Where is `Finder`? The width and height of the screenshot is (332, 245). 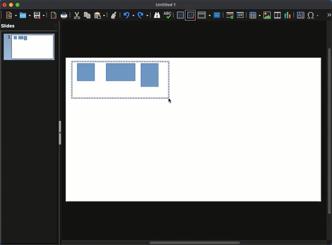
Finder is located at coordinates (157, 15).